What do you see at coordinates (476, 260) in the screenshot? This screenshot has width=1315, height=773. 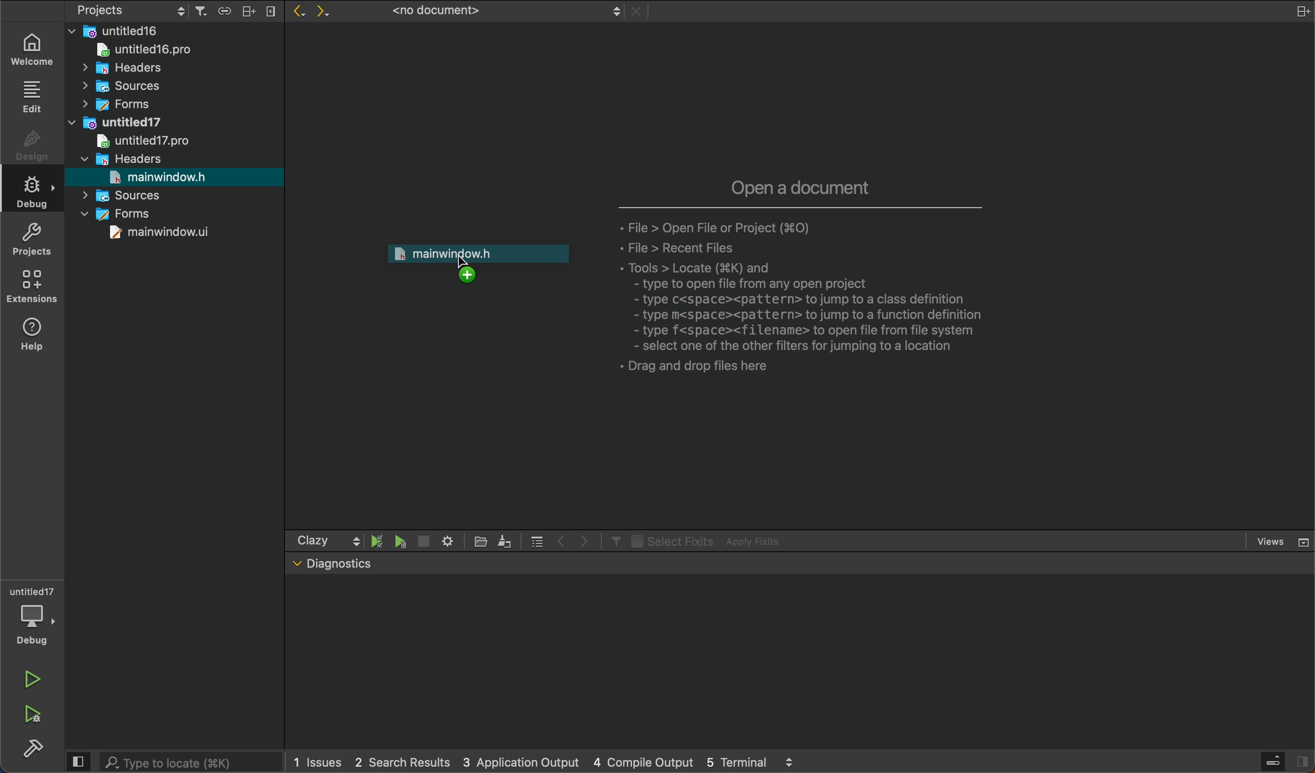 I see `mainwindow.h` at bounding box center [476, 260].